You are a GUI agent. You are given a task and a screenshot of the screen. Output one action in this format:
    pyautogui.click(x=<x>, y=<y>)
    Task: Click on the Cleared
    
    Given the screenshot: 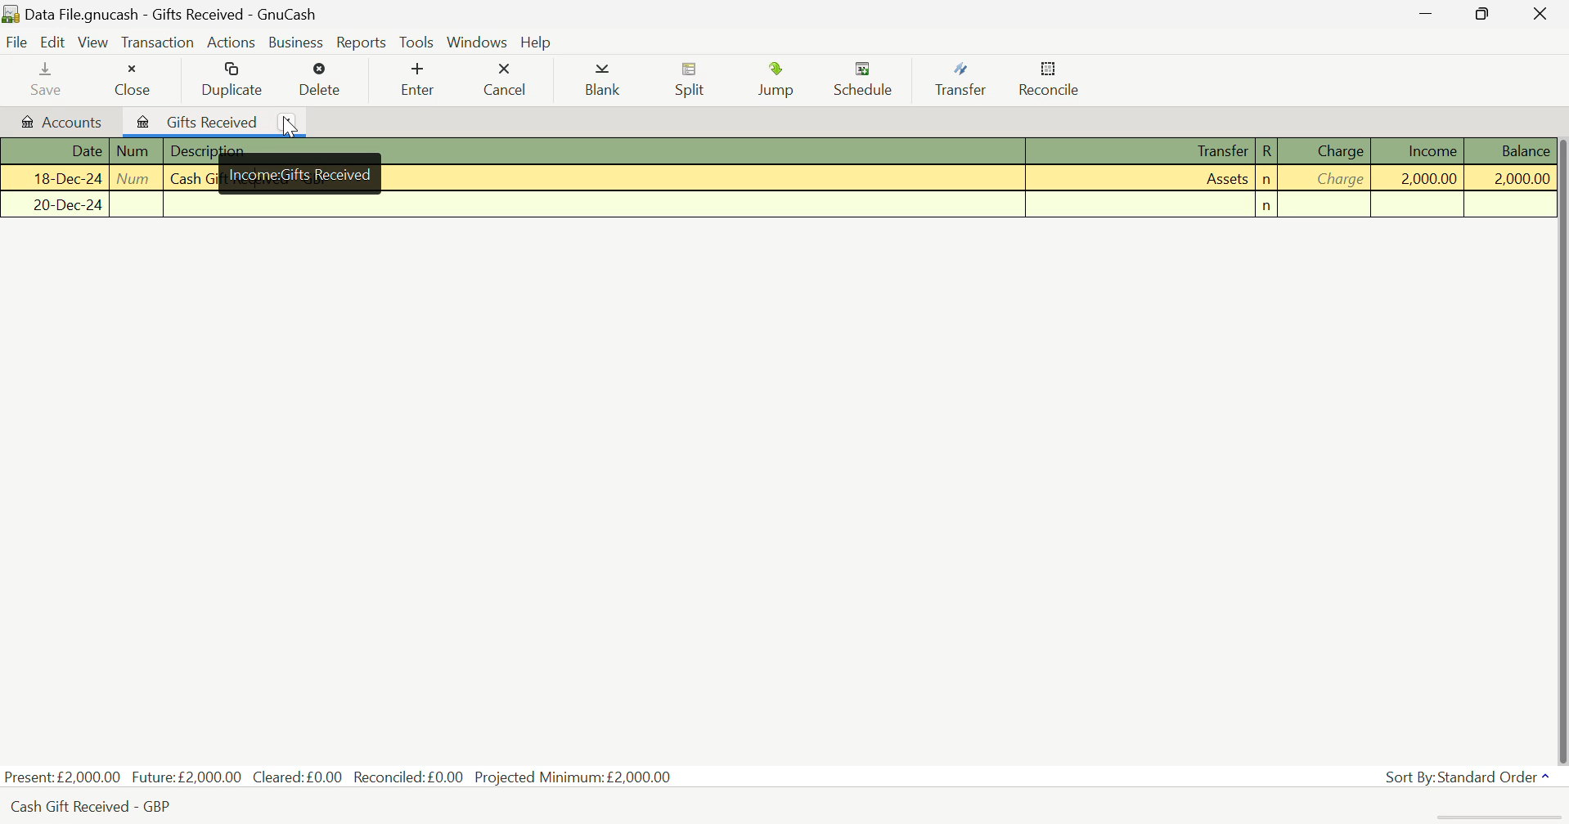 What is the action you would take?
    pyautogui.click(x=302, y=777)
    